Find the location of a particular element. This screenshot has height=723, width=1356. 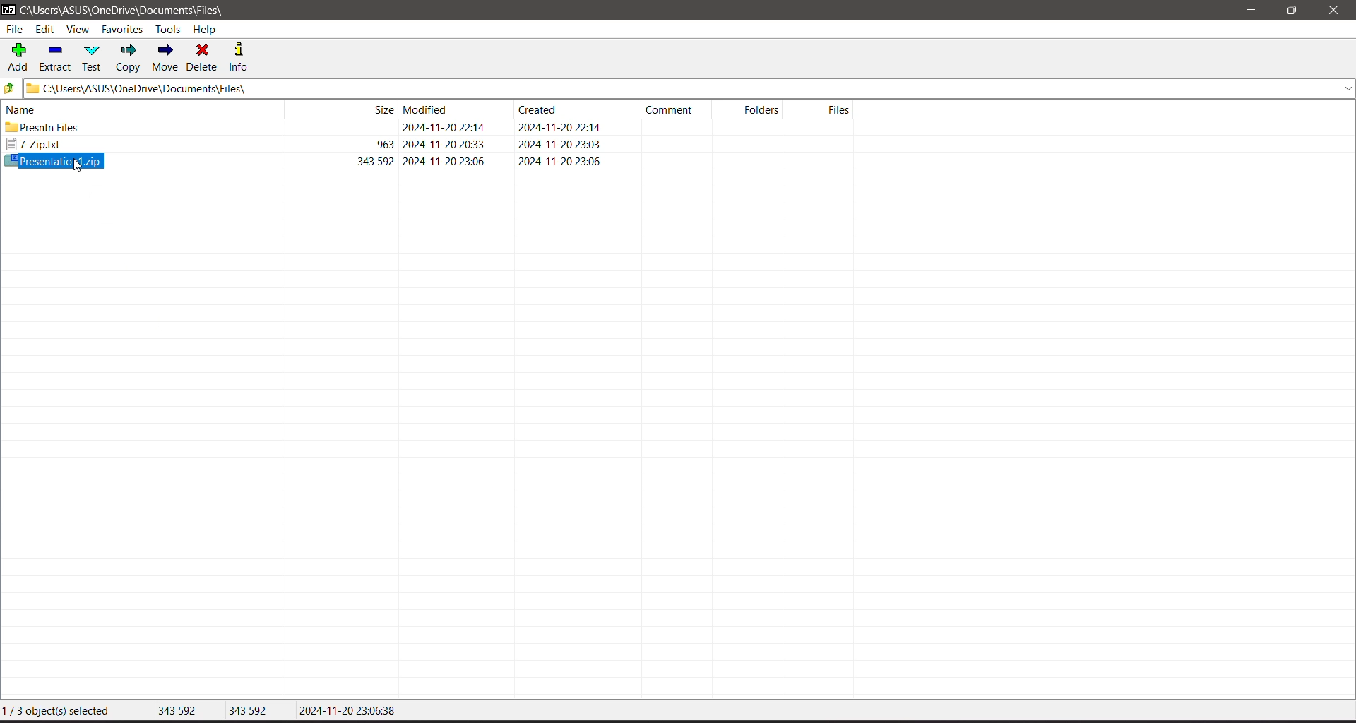

File is located at coordinates (14, 30).